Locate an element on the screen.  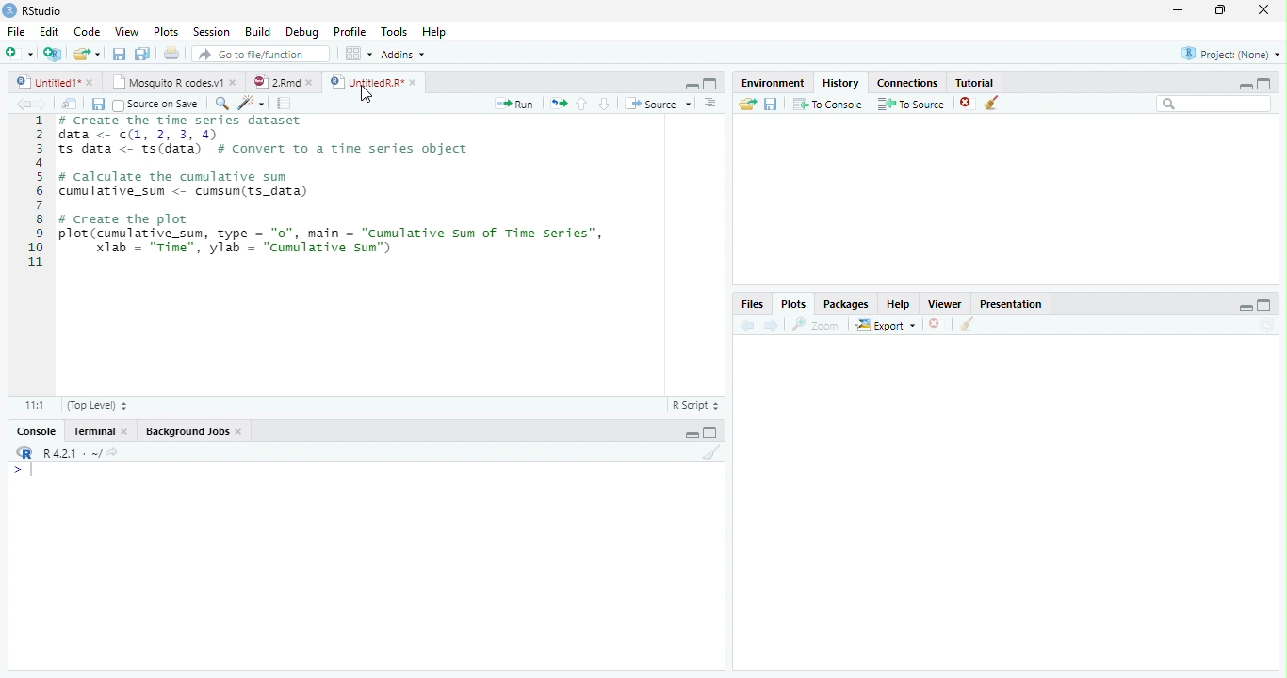
Go to file/function is located at coordinates (263, 55).